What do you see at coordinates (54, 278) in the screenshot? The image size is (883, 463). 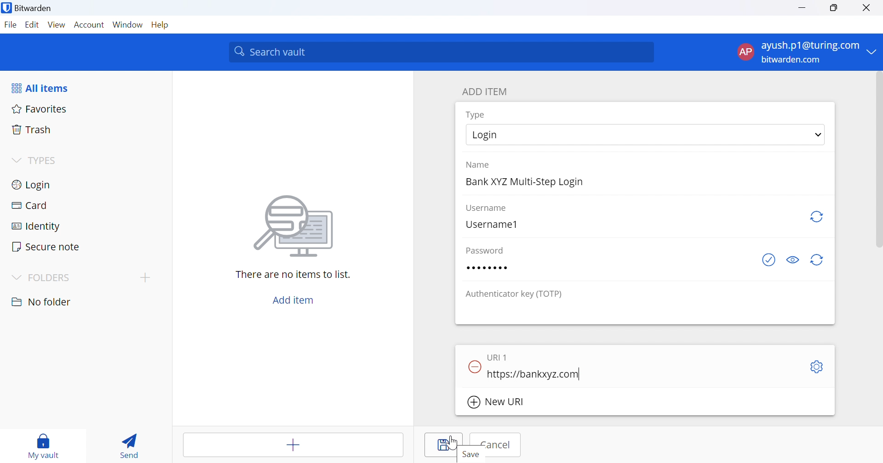 I see `FOLDERS` at bounding box center [54, 278].